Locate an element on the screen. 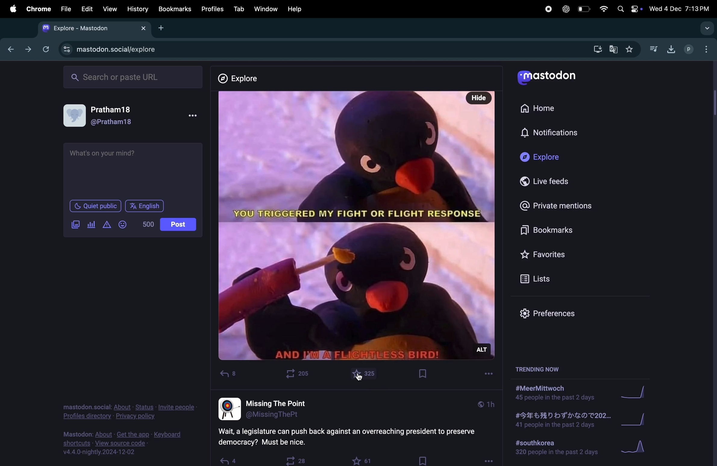 This screenshot has height=466, width=717. history is located at coordinates (137, 8).